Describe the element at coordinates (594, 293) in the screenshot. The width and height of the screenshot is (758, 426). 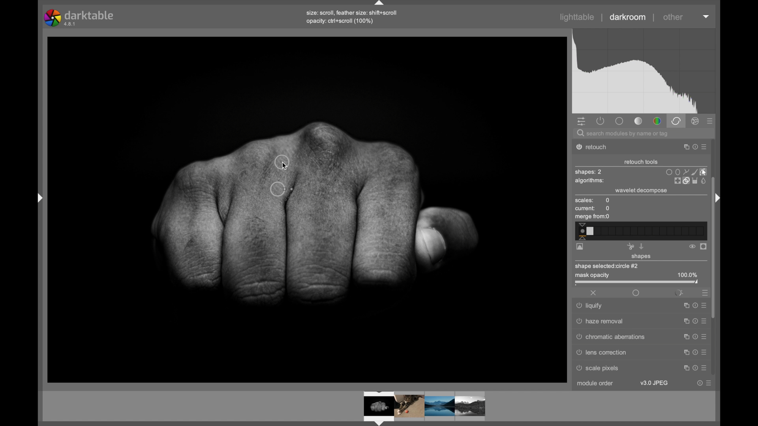
I see `off` at that location.